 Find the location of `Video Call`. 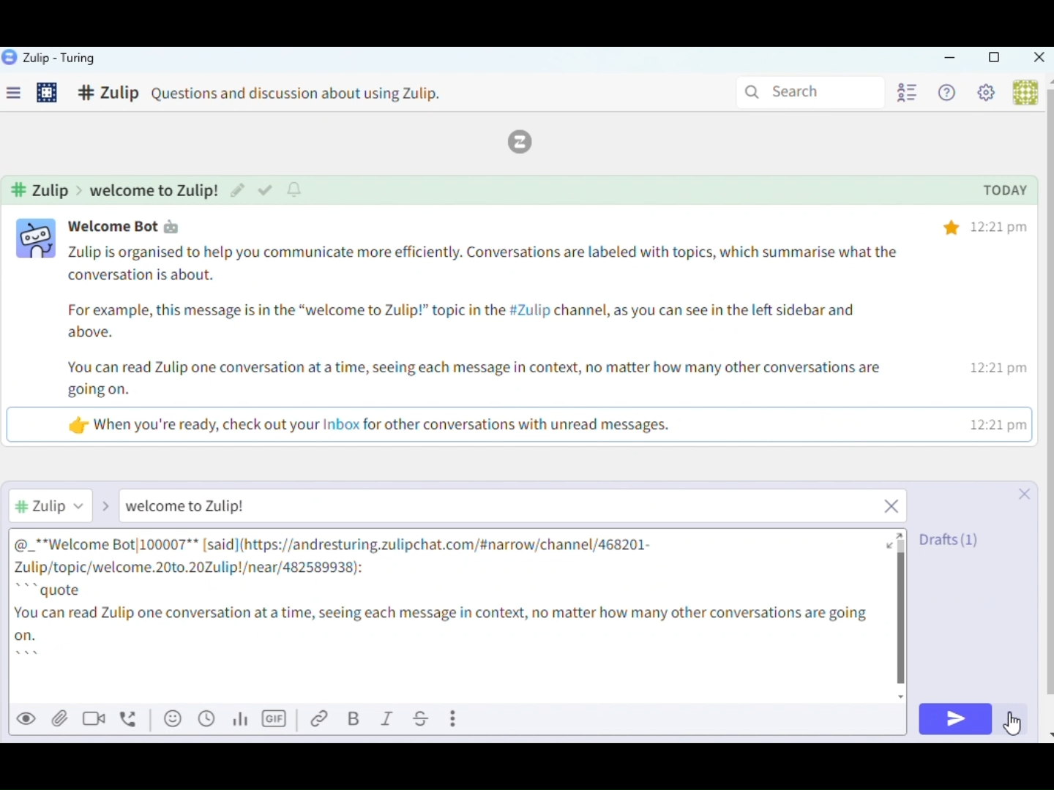

Video Call is located at coordinates (98, 718).